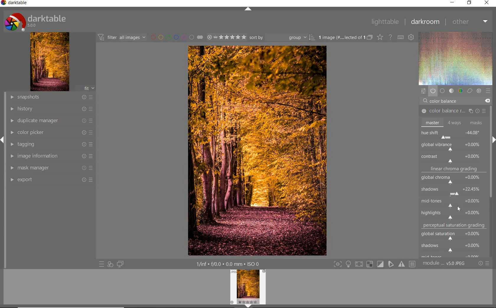 Image resolution: width=496 pixels, height=308 pixels. I want to click on color , so click(460, 91).